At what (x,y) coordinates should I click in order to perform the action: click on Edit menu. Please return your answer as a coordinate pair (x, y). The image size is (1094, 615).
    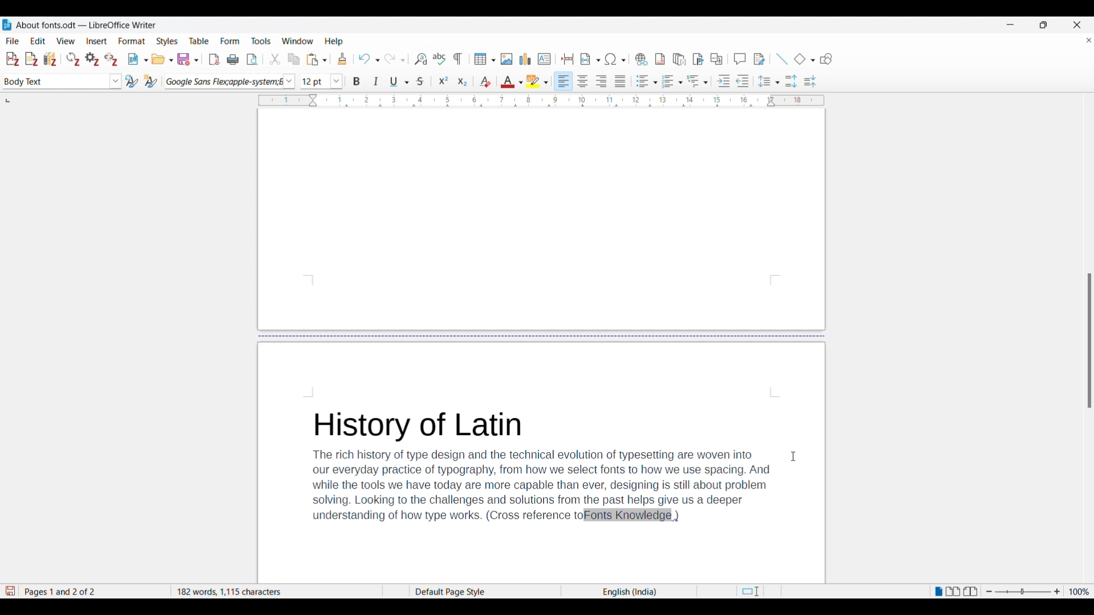
    Looking at the image, I should click on (38, 40).